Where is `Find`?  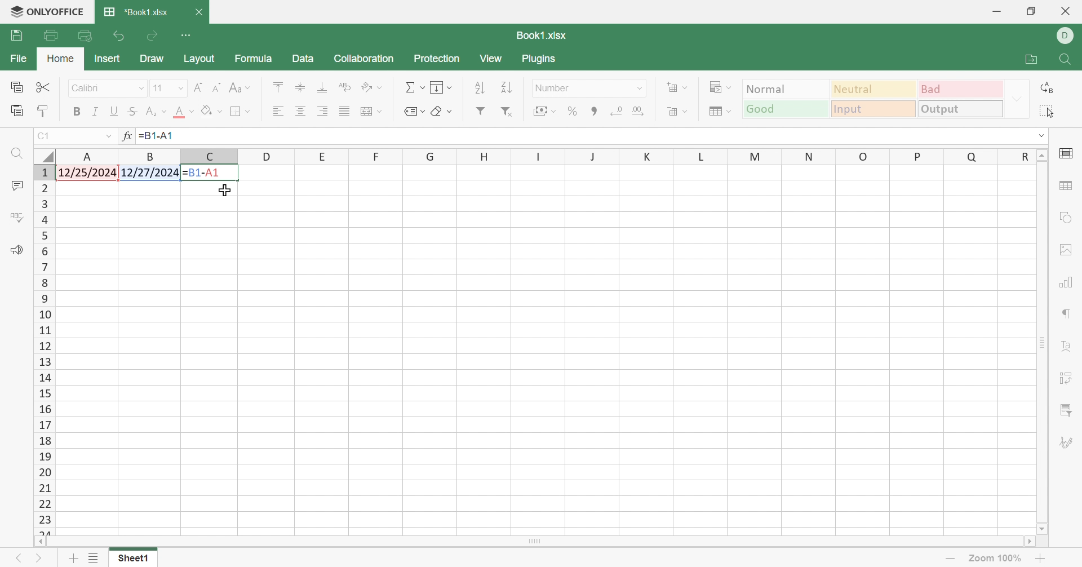 Find is located at coordinates (1066, 59).